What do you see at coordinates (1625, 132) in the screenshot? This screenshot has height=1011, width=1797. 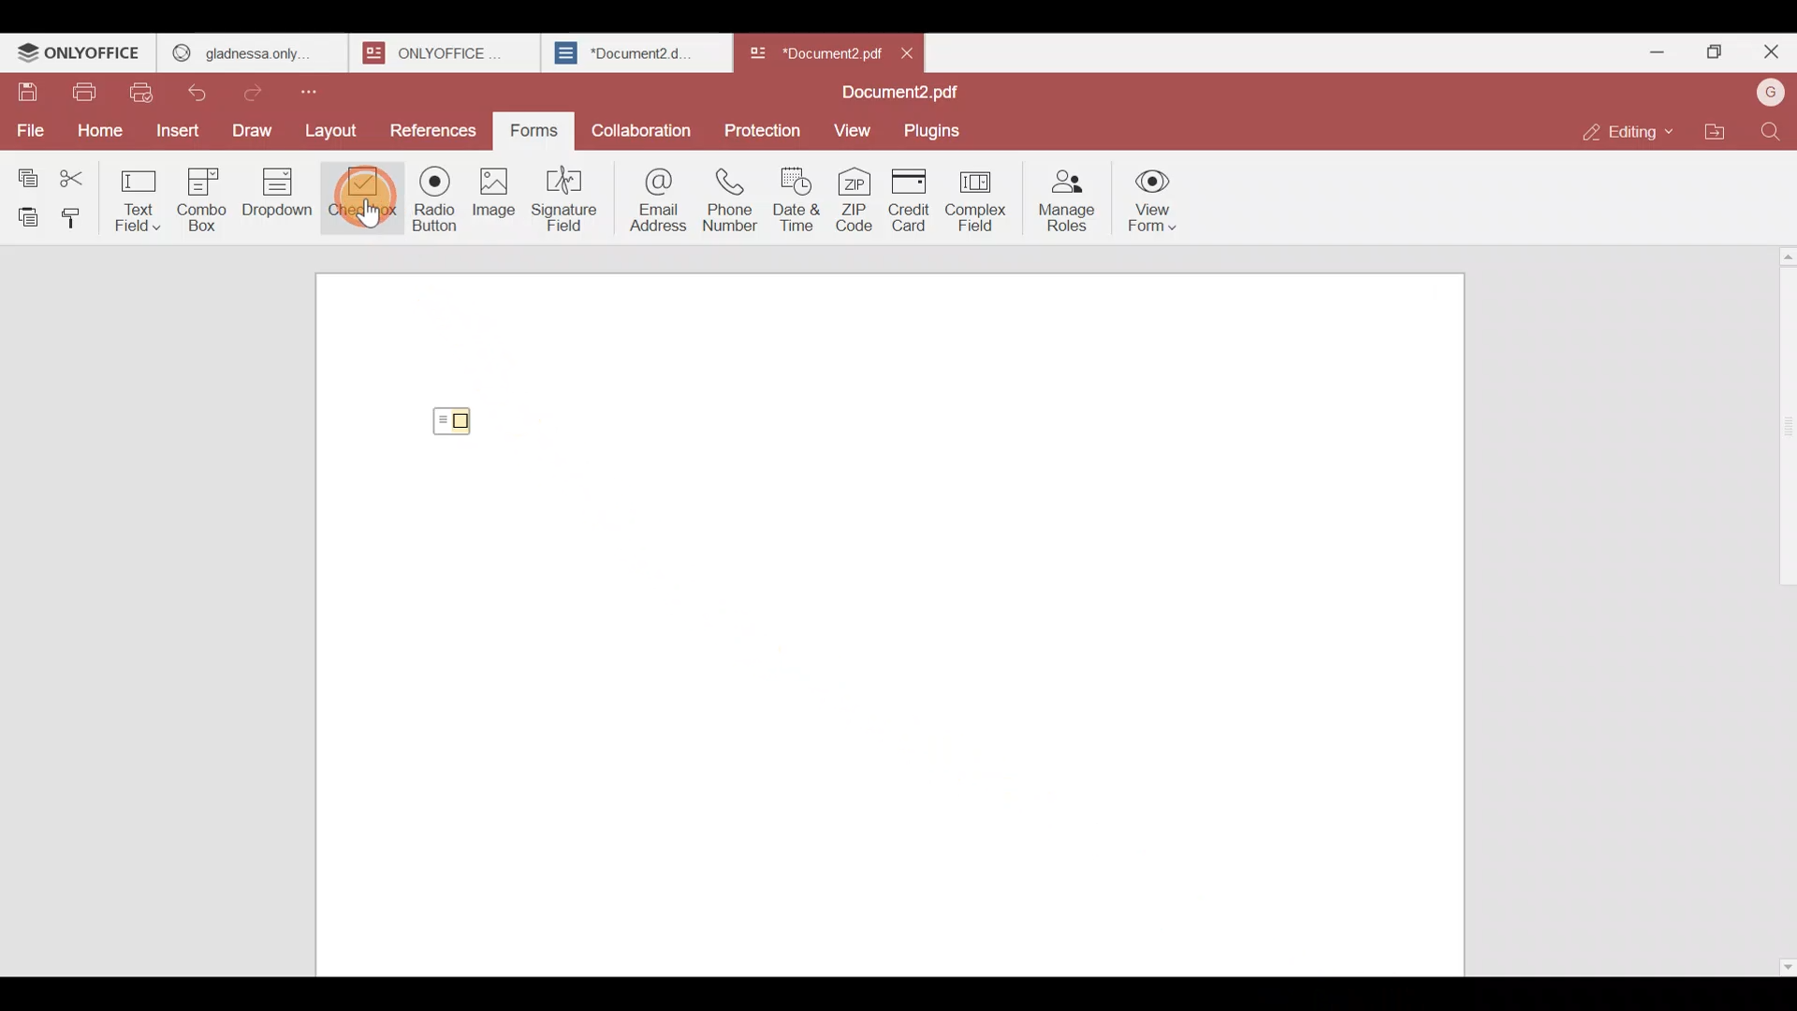 I see `Editing mode` at bounding box center [1625, 132].